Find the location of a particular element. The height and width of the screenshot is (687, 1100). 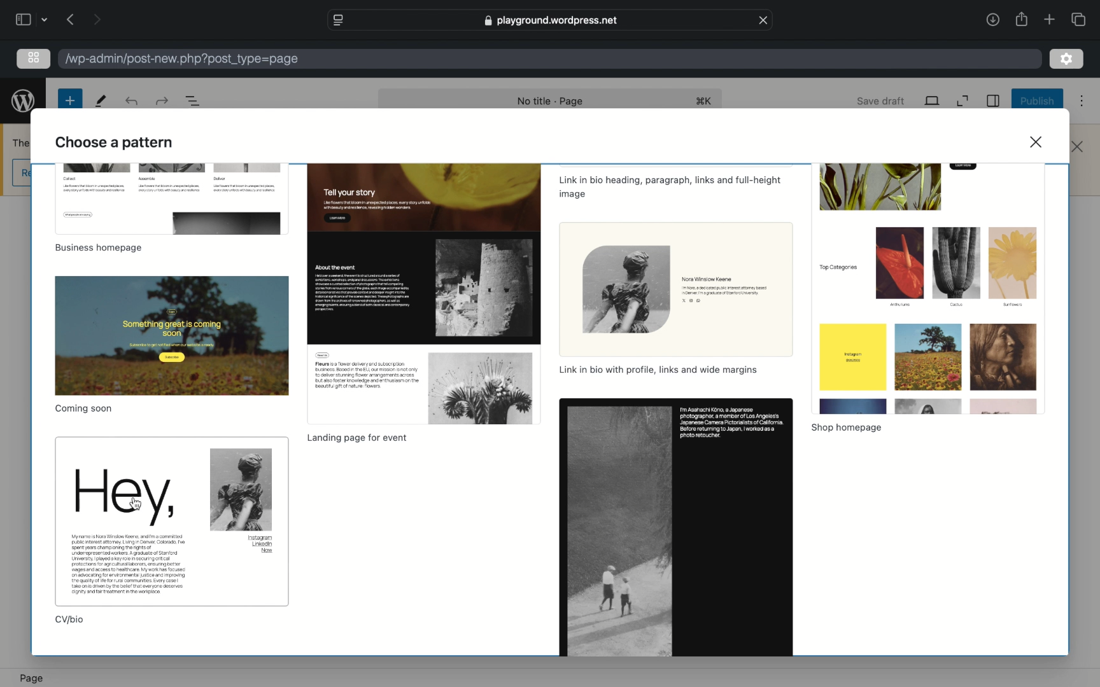

save draft is located at coordinates (879, 101).